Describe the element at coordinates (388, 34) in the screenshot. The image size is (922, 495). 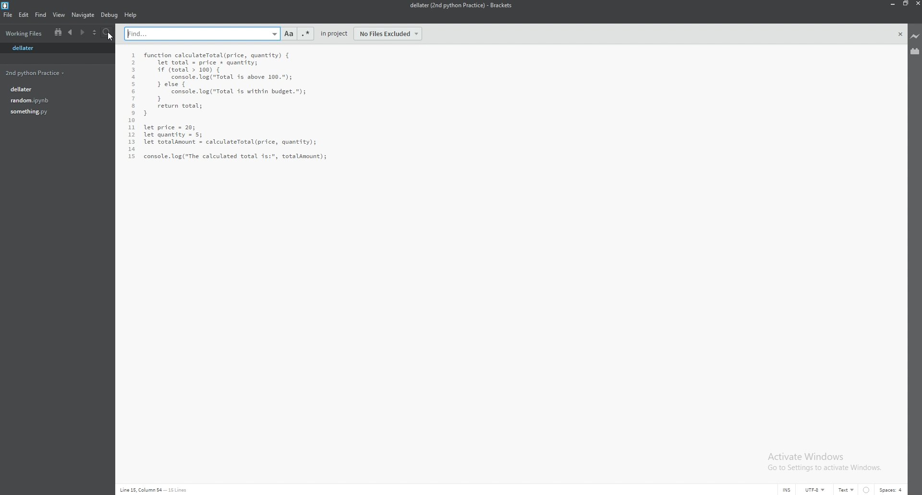
I see `no files excluded` at that location.